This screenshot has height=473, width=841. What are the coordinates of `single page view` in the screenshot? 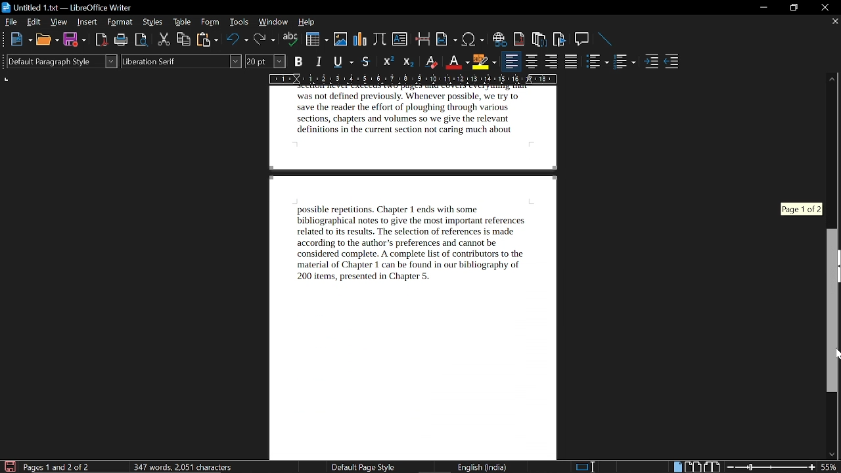 It's located at (677, 466).